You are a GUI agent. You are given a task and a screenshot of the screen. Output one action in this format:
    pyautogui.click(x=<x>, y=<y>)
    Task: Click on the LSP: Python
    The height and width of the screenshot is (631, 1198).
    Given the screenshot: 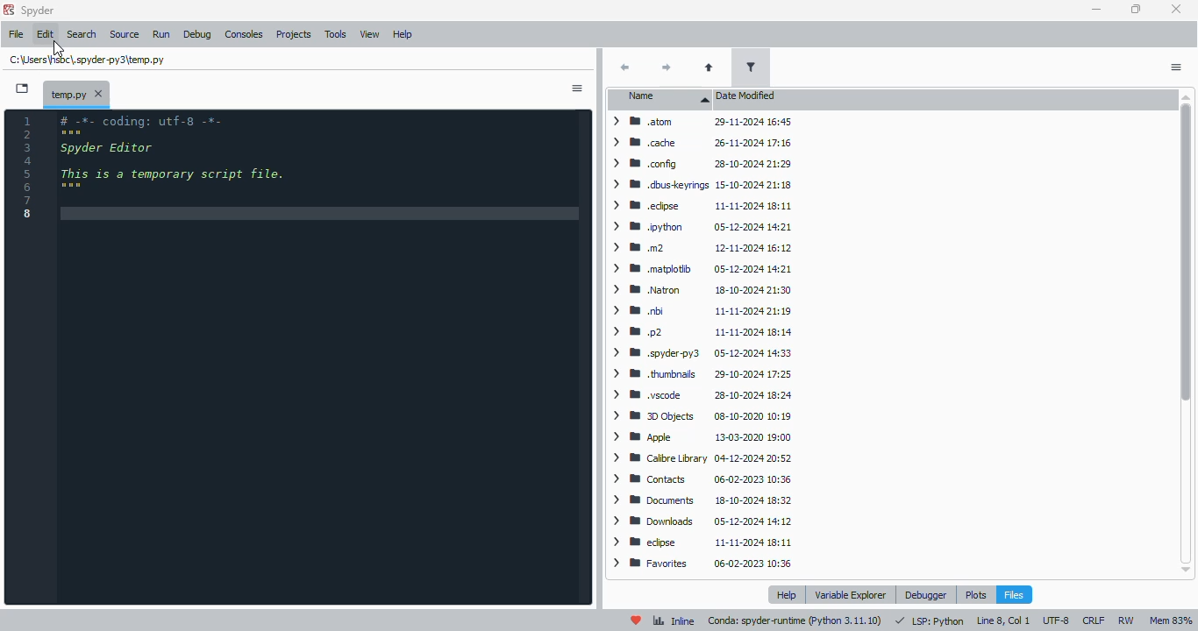 What is the action you would take?
    pyautogui.click(x=931, y=620)
    